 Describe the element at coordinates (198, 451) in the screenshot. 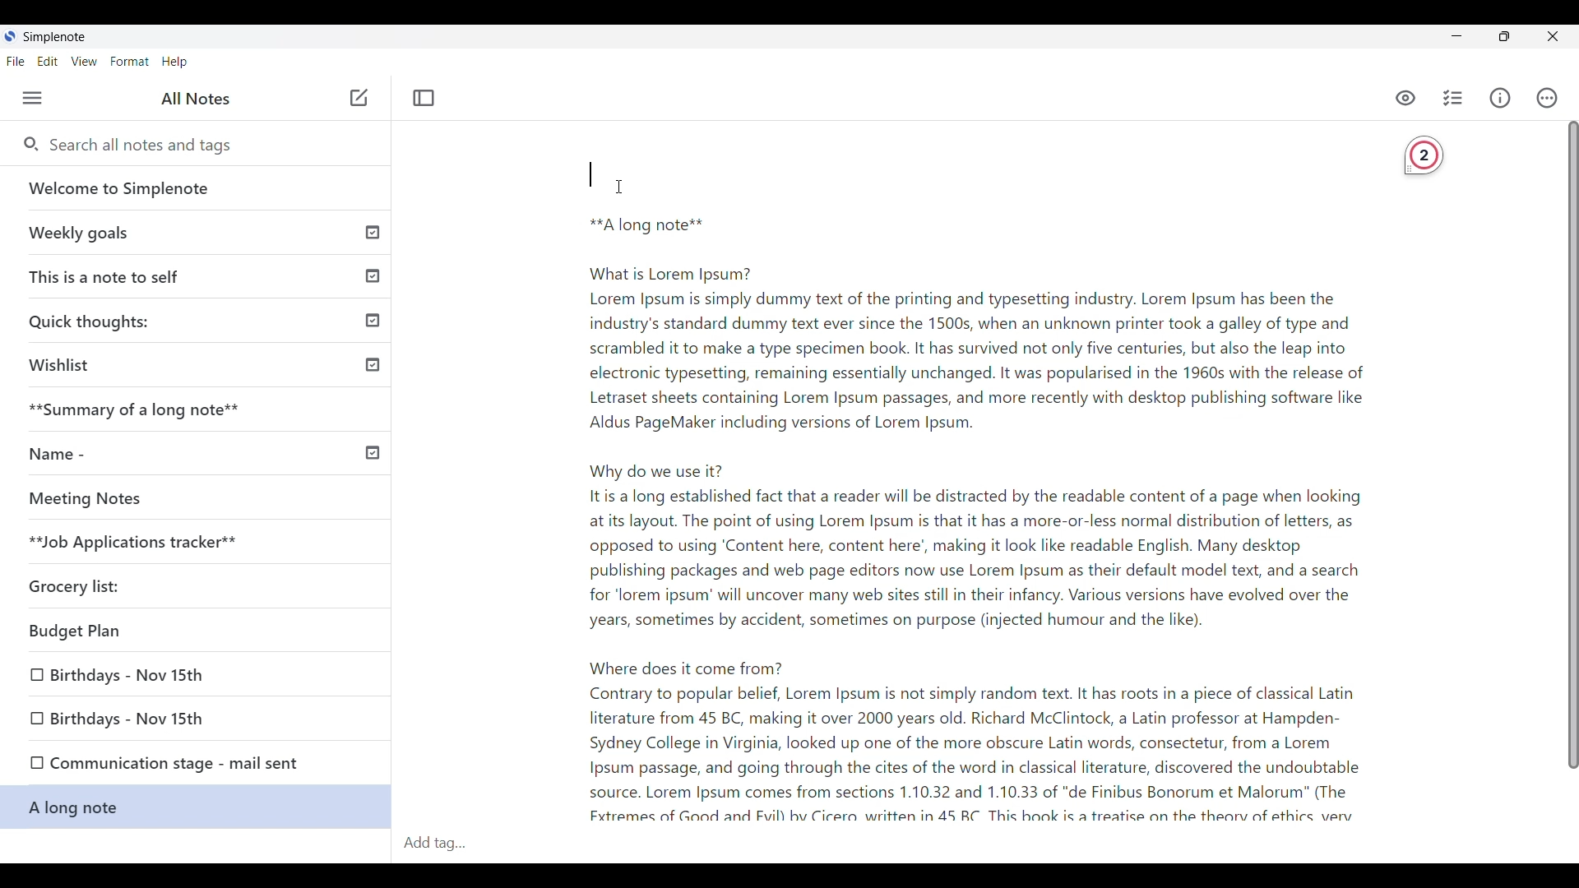

I see `Name` at that location.